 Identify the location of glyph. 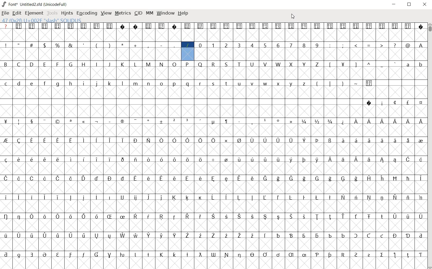
(33, 84).